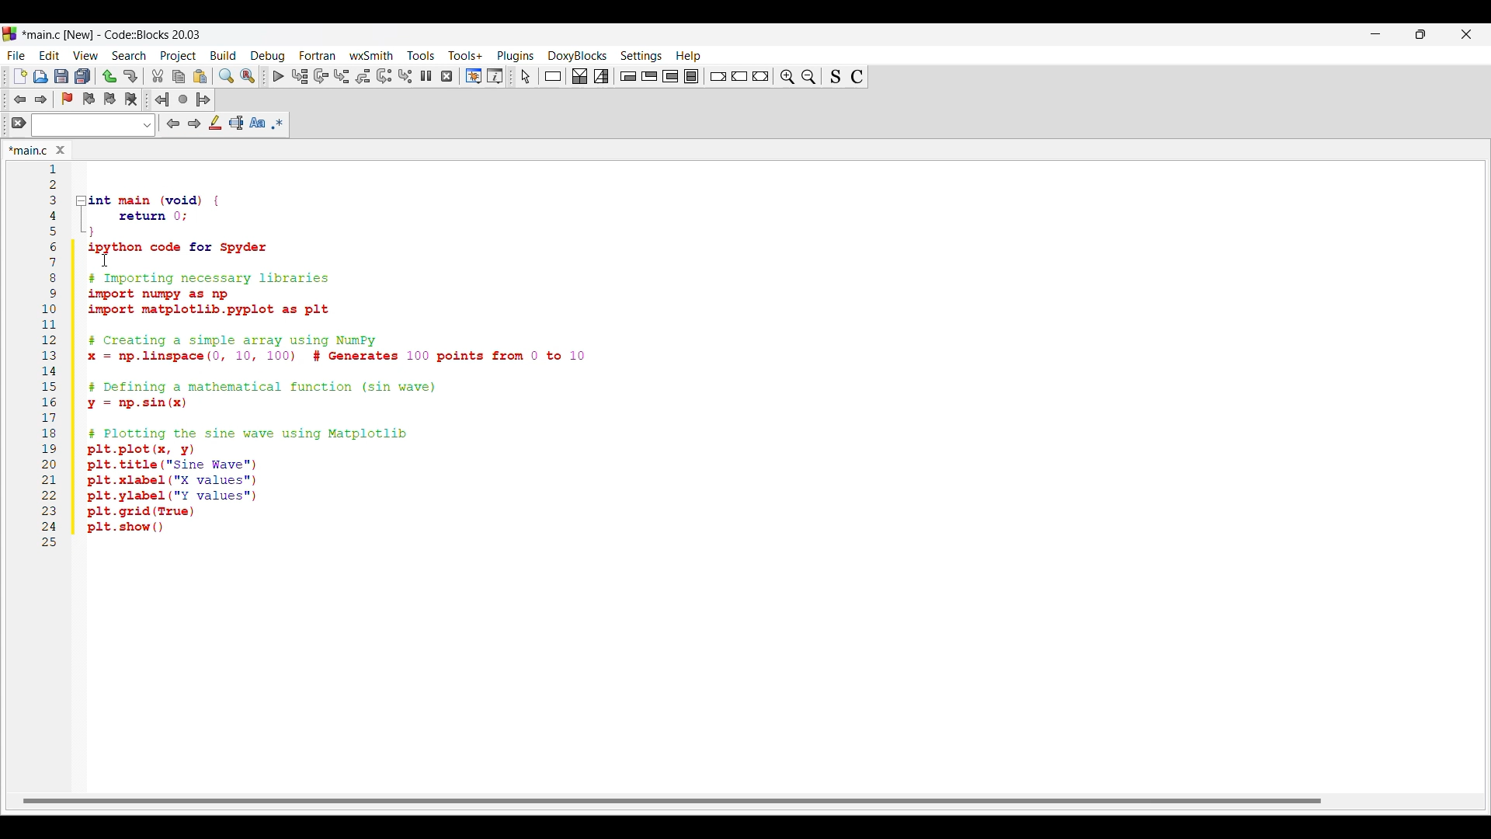 This screenshot has width=1491, height=839. I want to click on Run to cursor, so click(300, 76).